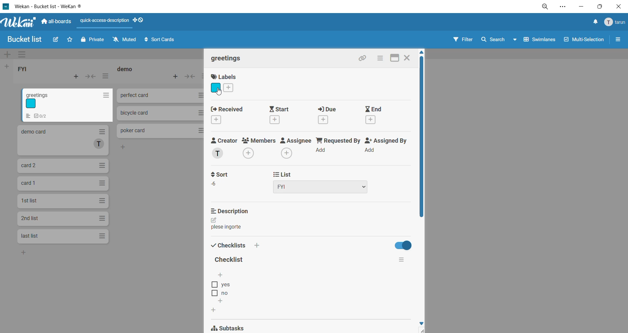 Image resolution: width=628 pixels, height=333 pixels. Describe the element at coordinates (324, 182) in the screenshot. I see `list` at that location.